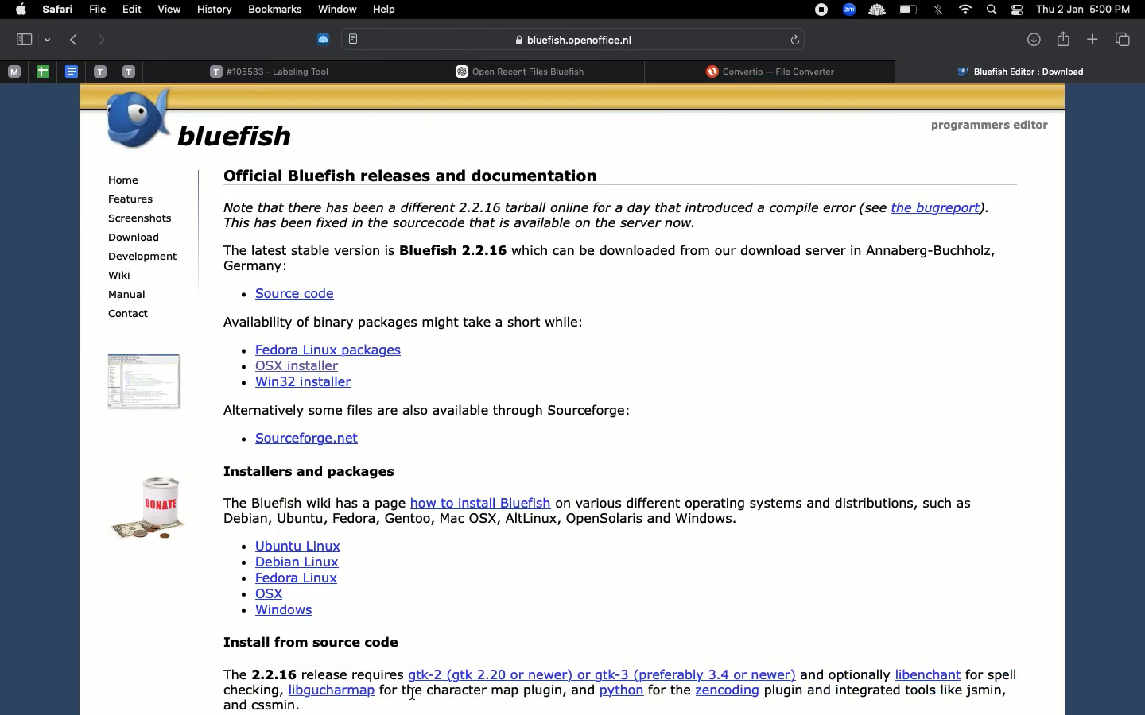 This screenshot has width=1145, height=715. What do you see at coordinates (966, 10) in the screenshot?
I see `internet` at bounding box center [966, 10].